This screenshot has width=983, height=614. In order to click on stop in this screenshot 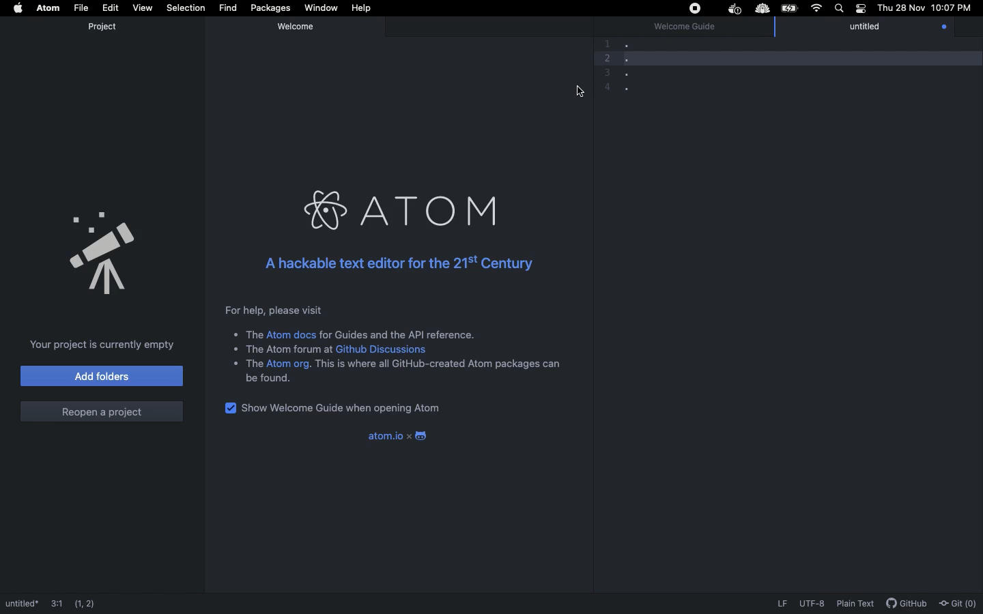, I will do `click(694, 8)`.